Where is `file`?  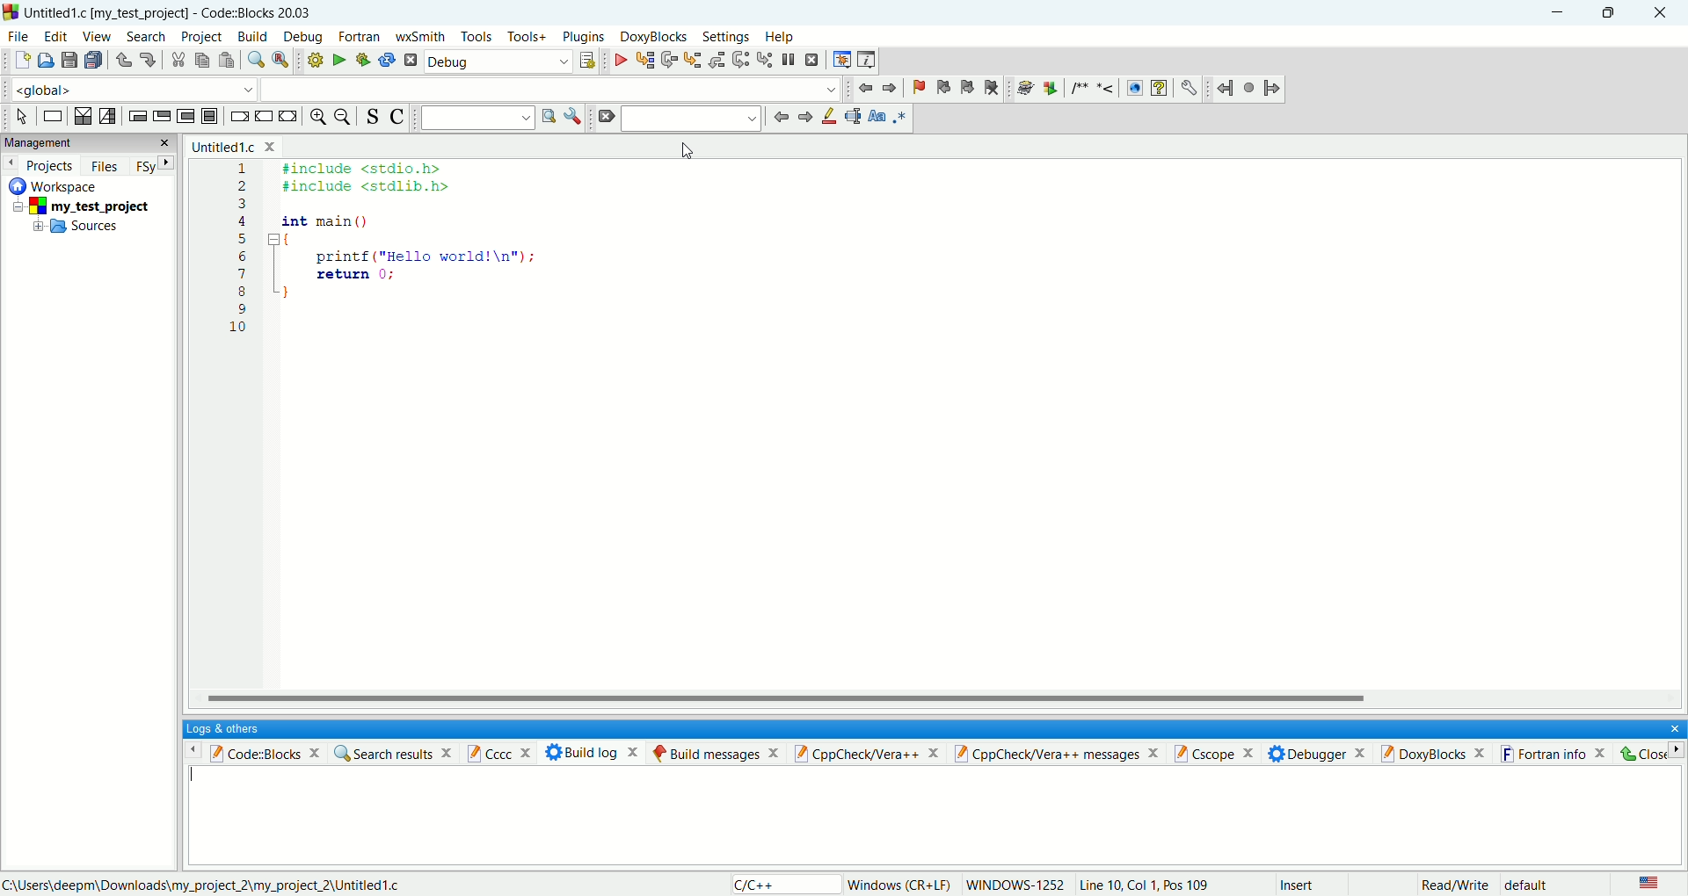
file is located at coordinates (18, 35).